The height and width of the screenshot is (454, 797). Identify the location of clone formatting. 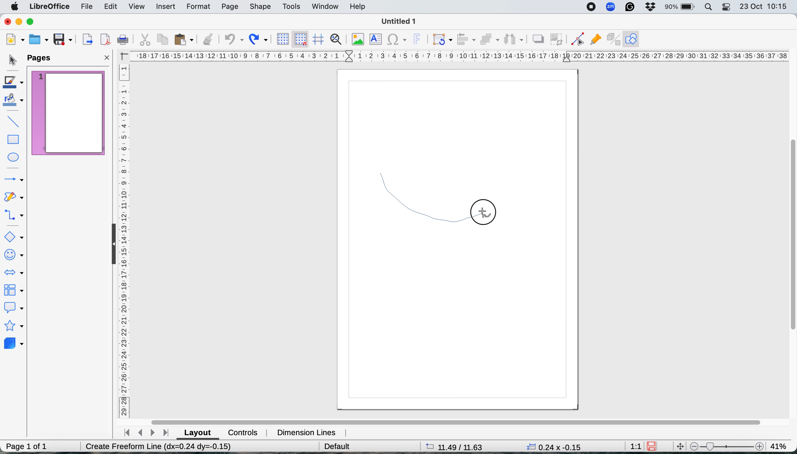
(209, 39).